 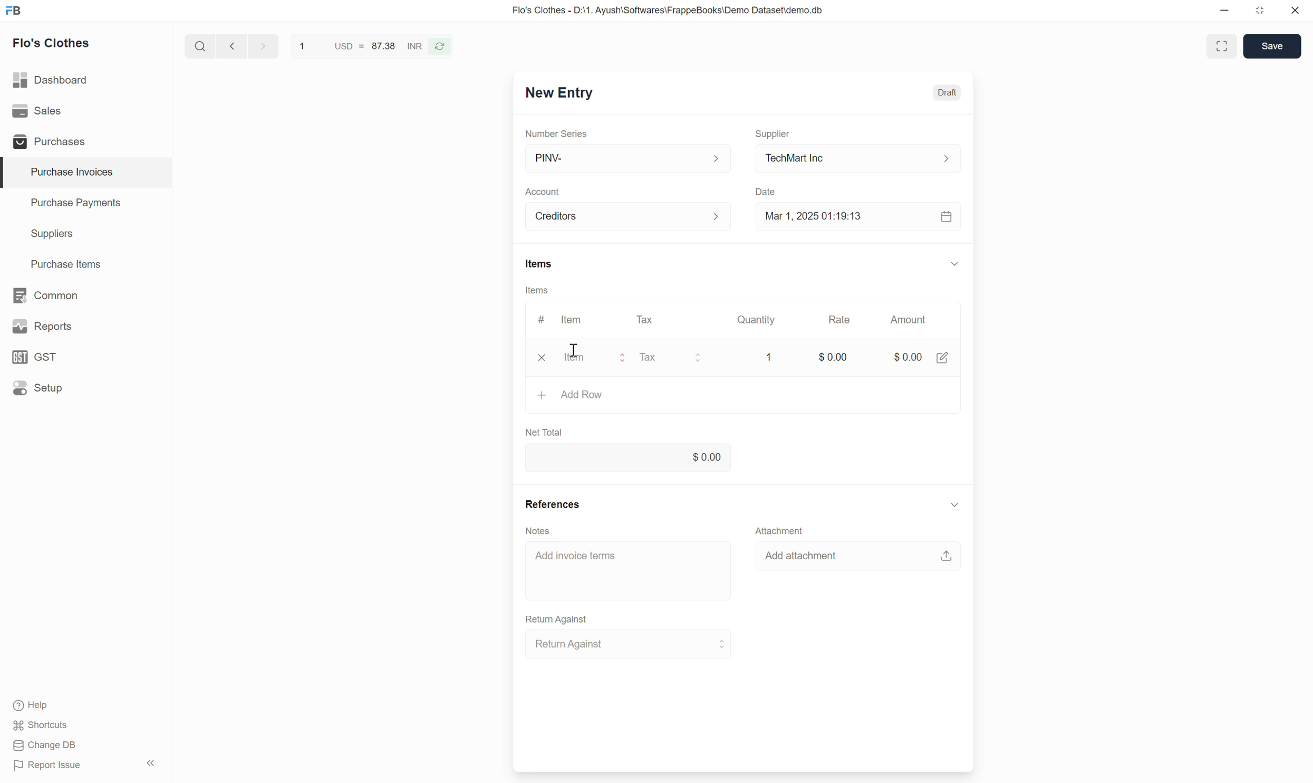 What do you see at coordinates (673, 357) in the screenshot?
I see `Tax` at bounding box center [673, 357].